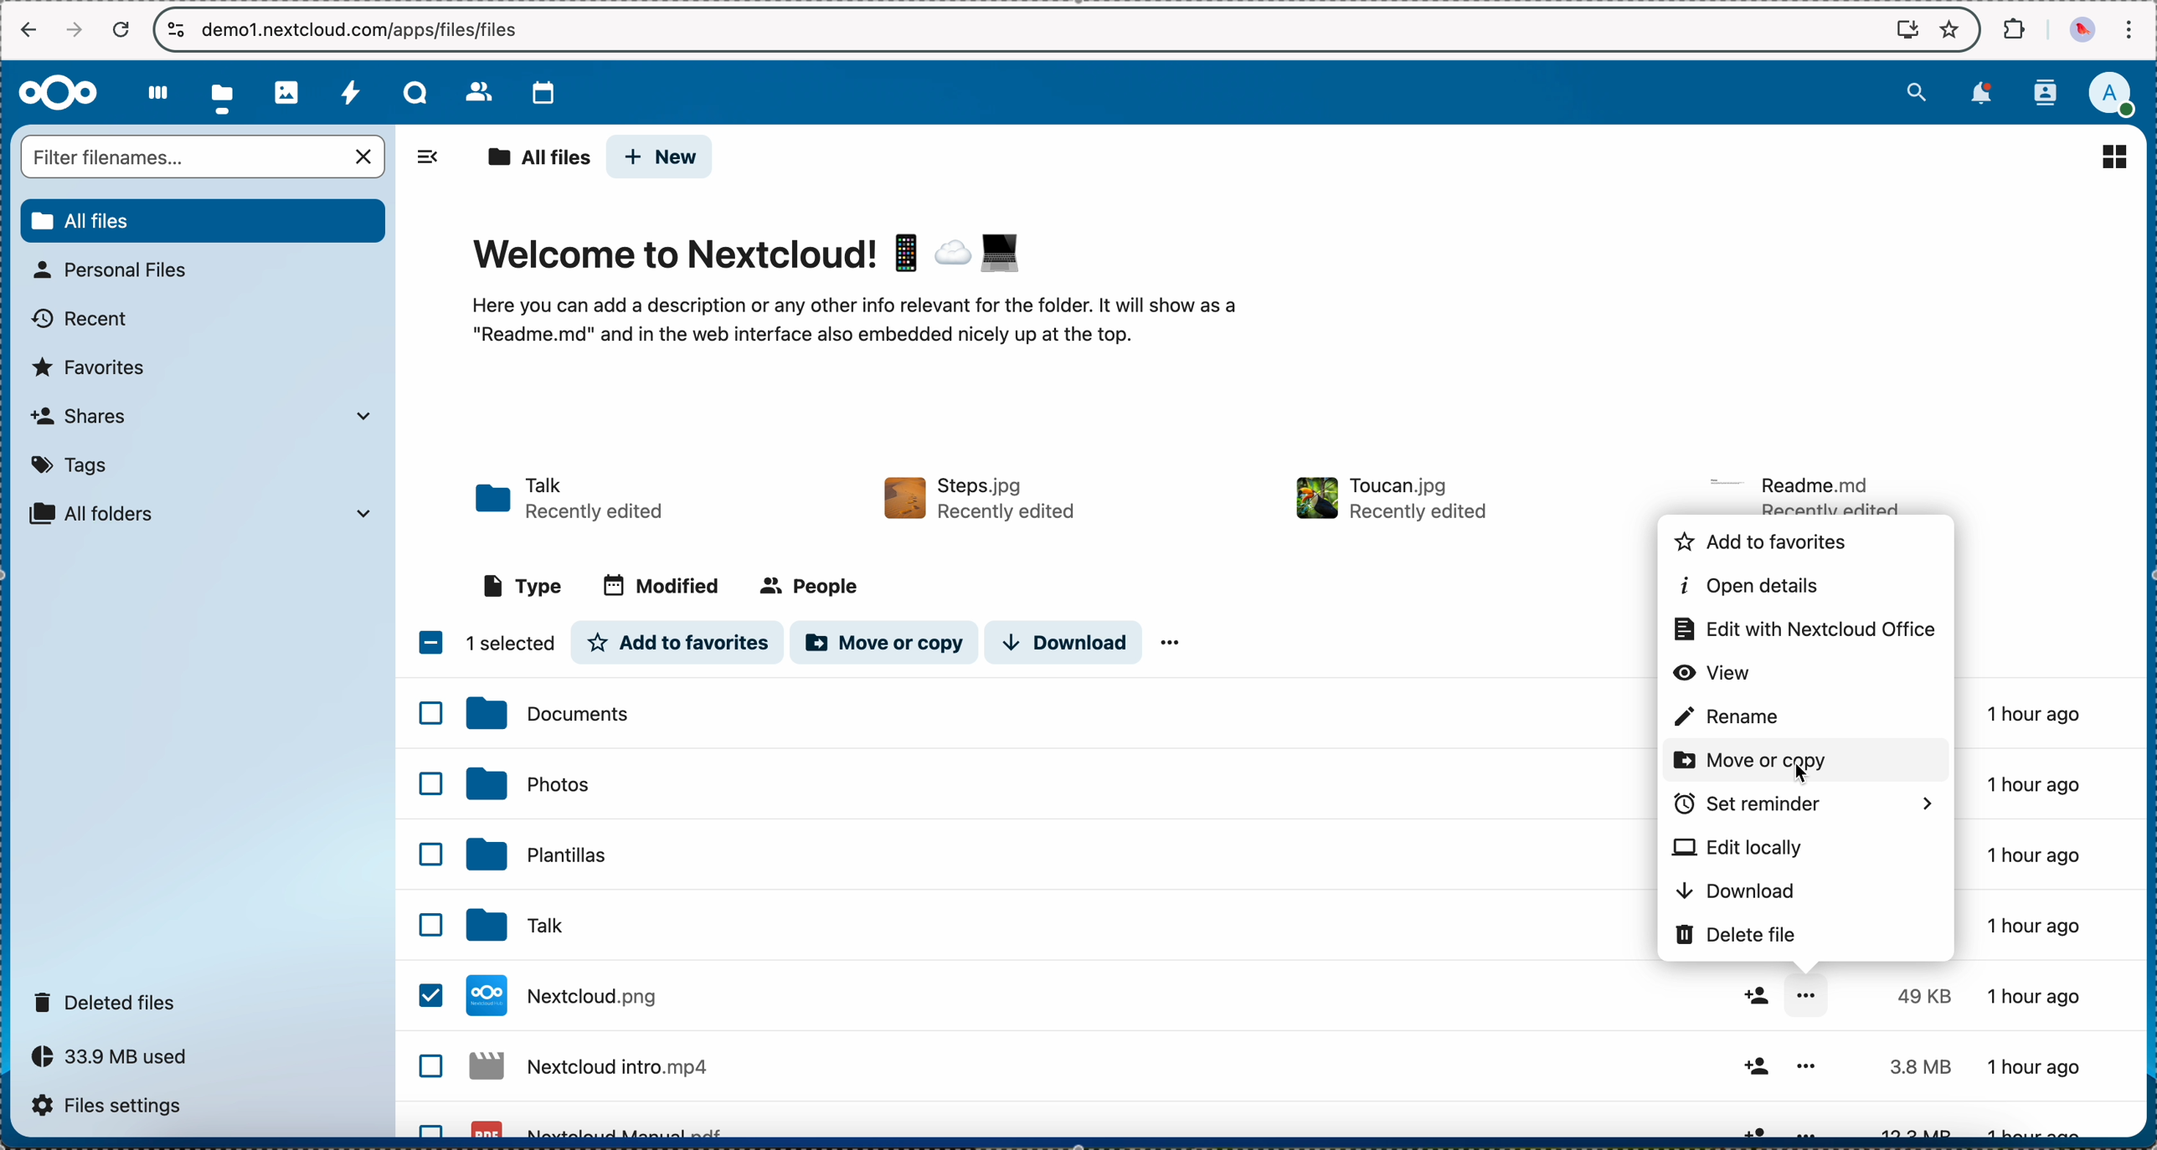 The height and width of the screenshot is (1150, 2157). What do you see at coordinates (202, 416) in the screenshot?
I see `shares` at bounding box center [202, 416].